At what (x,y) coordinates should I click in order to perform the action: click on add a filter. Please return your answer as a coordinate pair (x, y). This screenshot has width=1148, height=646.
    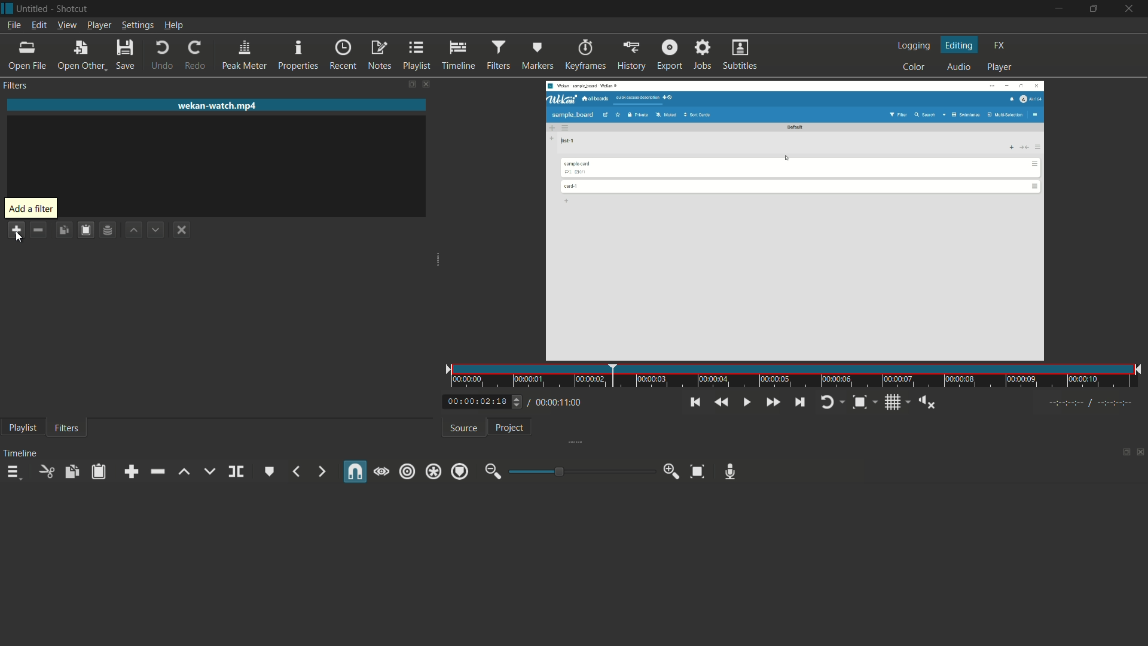
    Looking at the image, I should click on (16, 230).